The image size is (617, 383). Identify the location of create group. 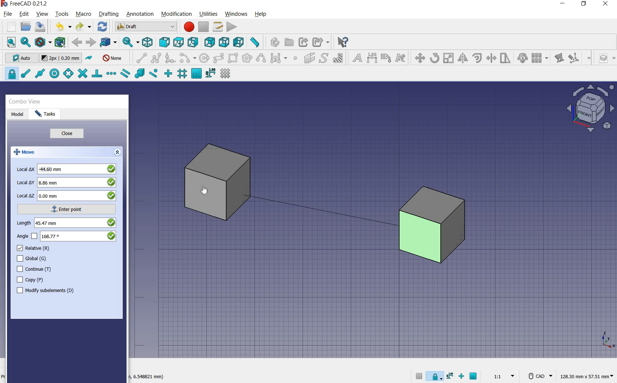
(289, 43).